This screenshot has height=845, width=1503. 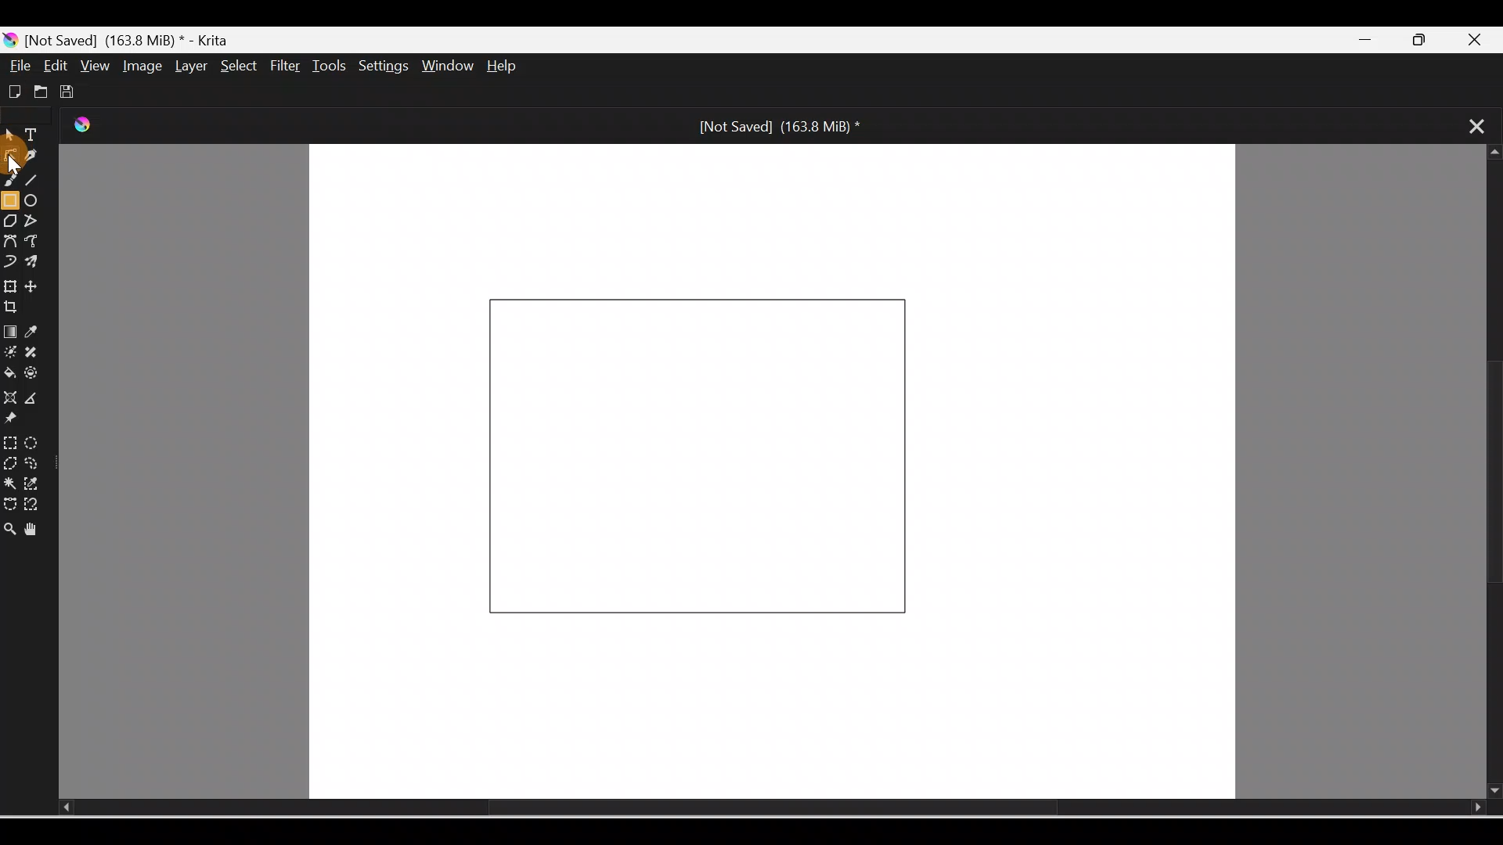 What do you see at coordinates (235, 65) in the screenshot?
I see `Select` at bounding box center [235, 65].